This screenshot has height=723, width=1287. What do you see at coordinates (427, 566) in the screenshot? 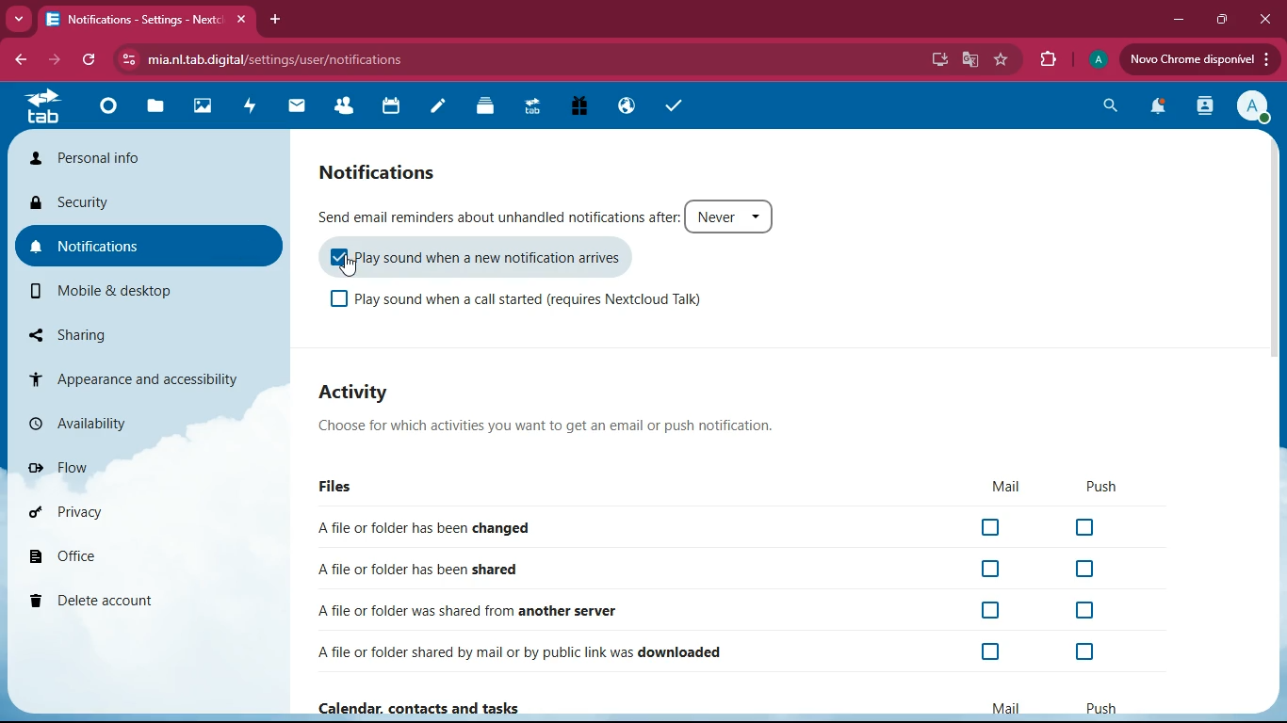
I see `shared` at bounding box center [427, 566].